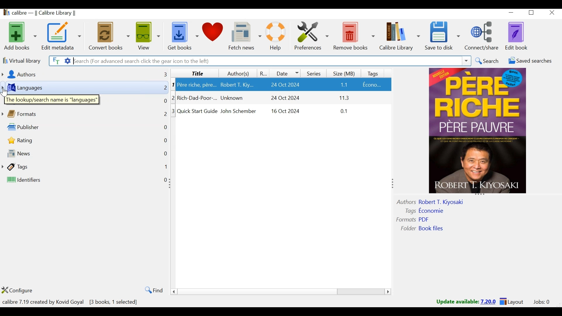  I want to click on Advanced Search, so click(66, 61).